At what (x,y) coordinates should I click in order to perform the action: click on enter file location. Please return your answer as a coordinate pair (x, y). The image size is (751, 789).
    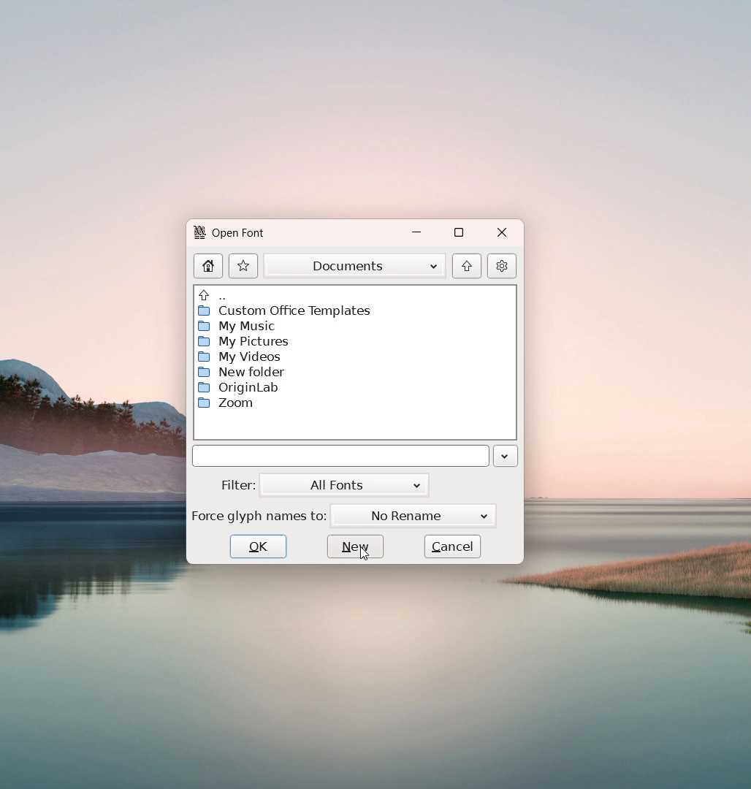
    Looking at the image, I should click on (340, 457).